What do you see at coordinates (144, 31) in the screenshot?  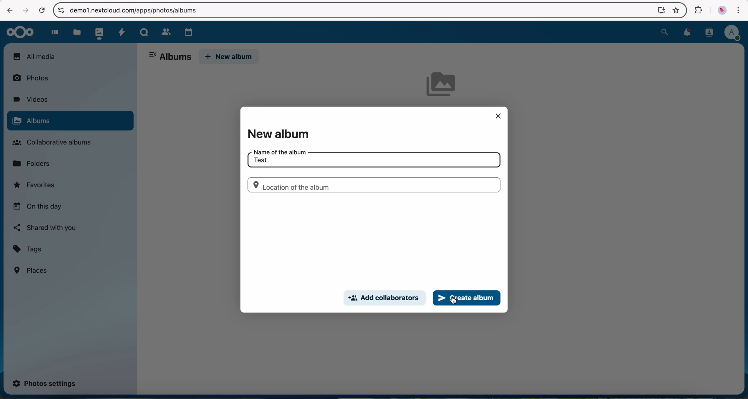 I see `Talk` at bounding box center [144, 31].